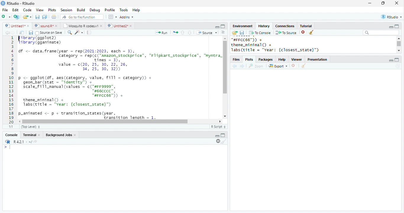 The image size is (404, 213). Describe the element at coordinates (102, 26) in the screenshot. I see `close` at that location.